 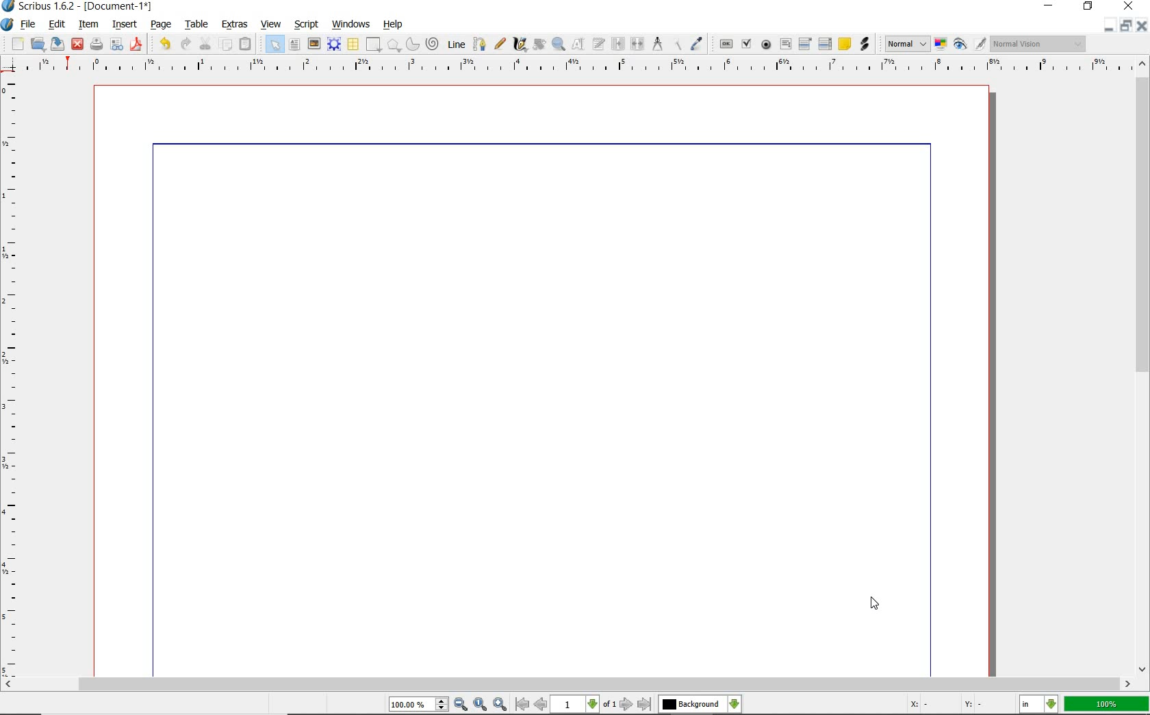 I want to click on table, so click(x=197, y=24).